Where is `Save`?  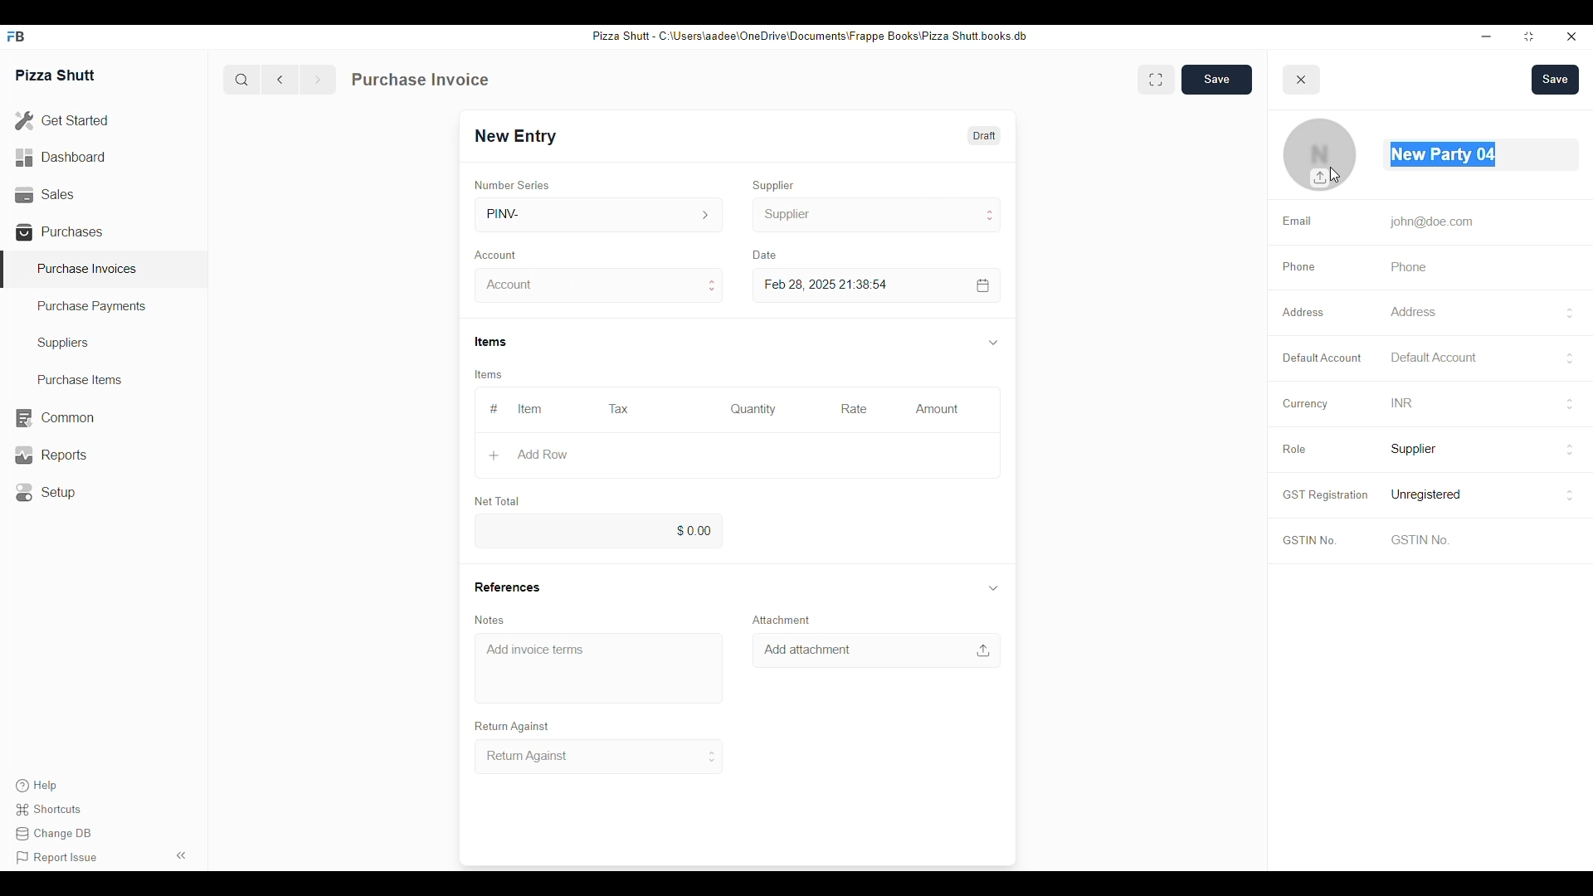
Save is located at coordinates (1556, 80).